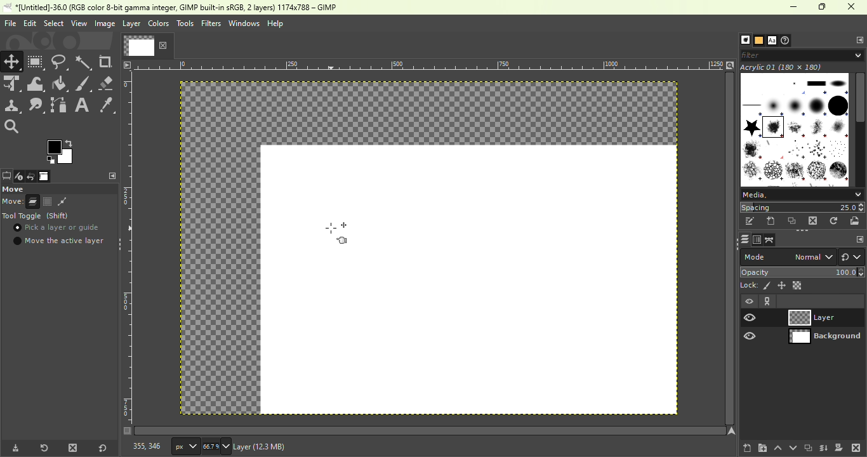 The image size is (867, 457). What do you see at coordinates (72, 447) in the screenshot?
I see `Delete tool preset` at bounding box center [72, 447].